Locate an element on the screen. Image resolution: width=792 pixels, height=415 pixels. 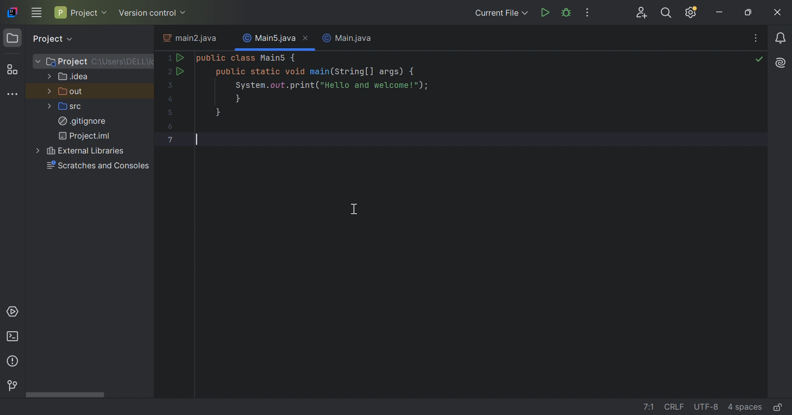
Search everywhere is located at coordinates (666, 14).